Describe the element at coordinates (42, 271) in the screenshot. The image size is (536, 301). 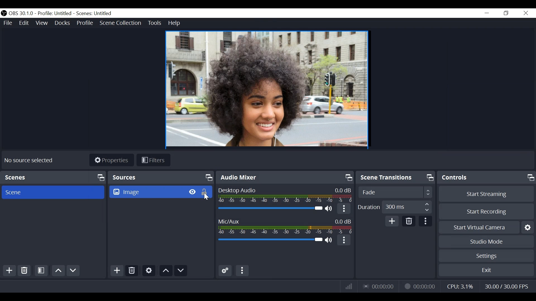
I see `Open Scene Filter` at that location.